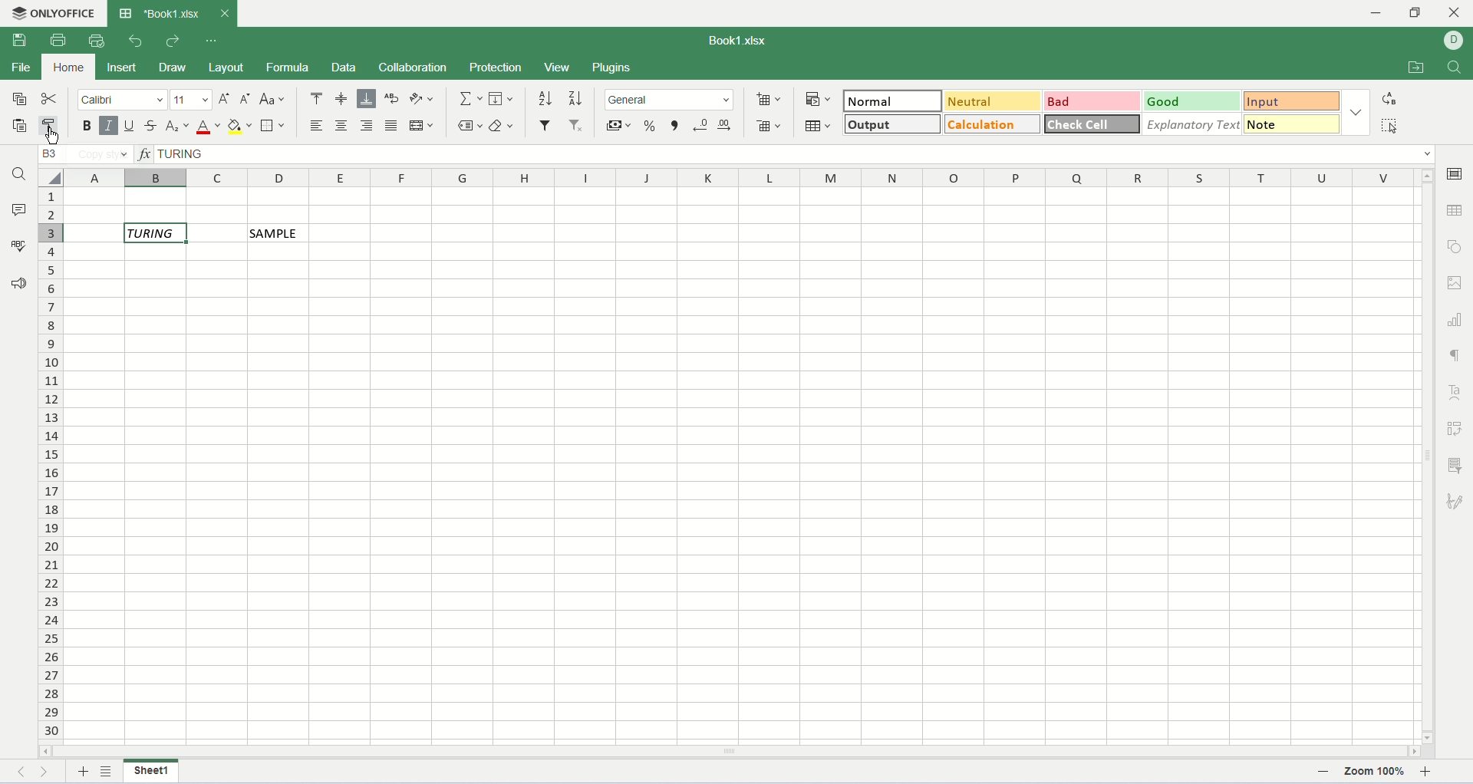  What do you see at coordinates (1456, 319) in the screenshot?
I see `chart settings` at bounding box center [1456, 319].